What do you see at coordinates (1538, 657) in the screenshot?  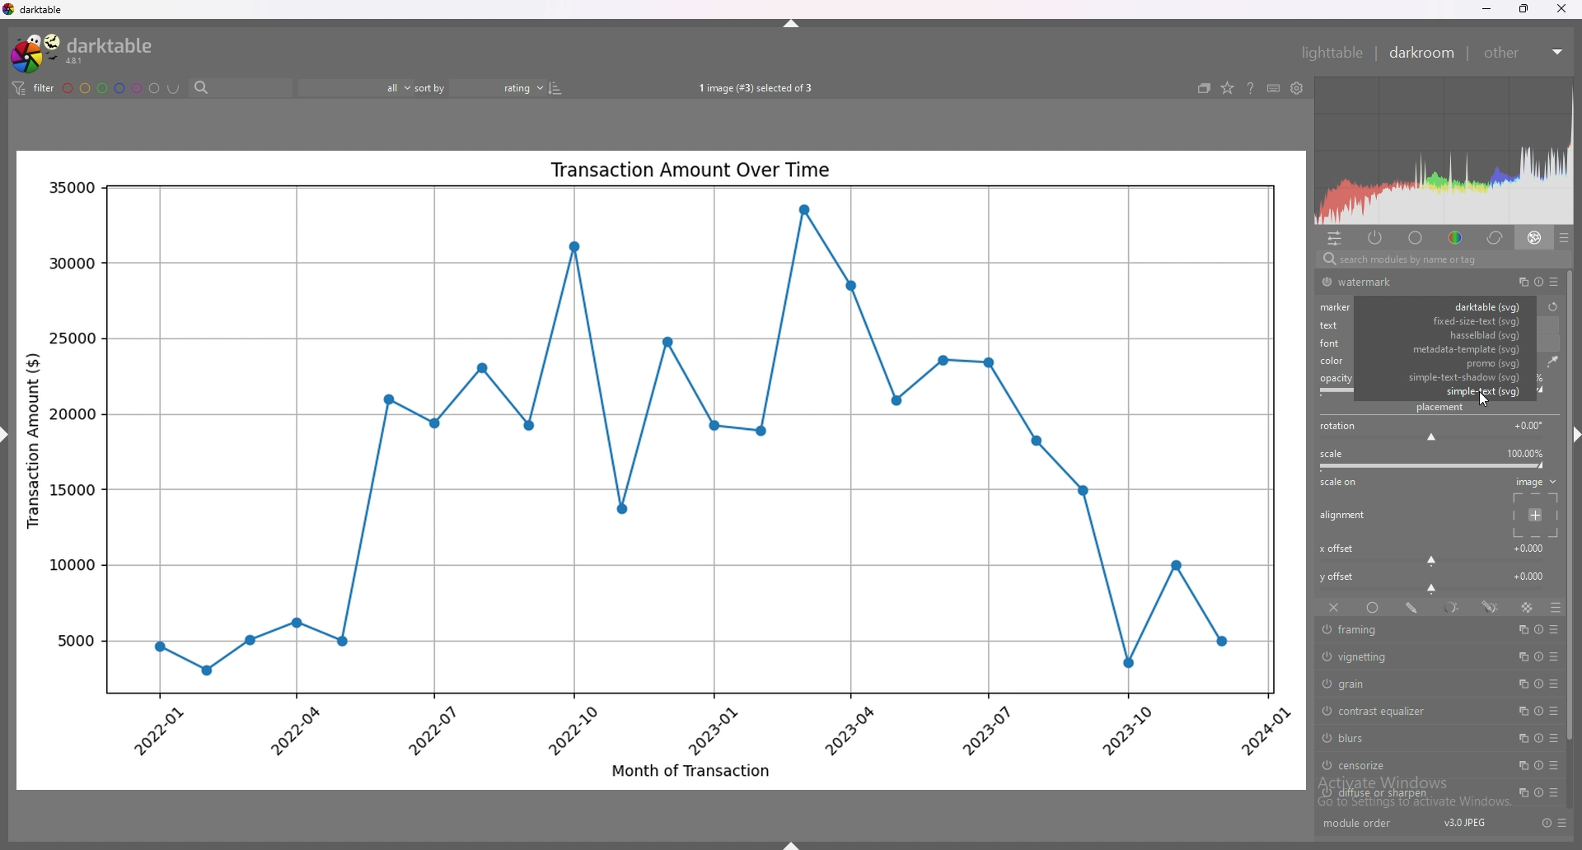 I see `reset` at bounding box center [1538, 657].